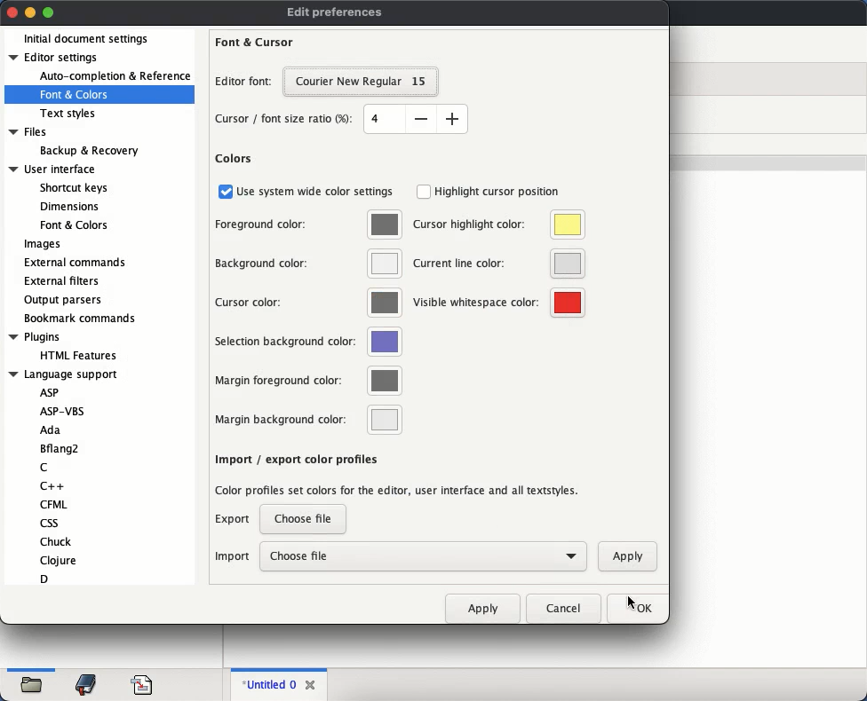 This screenshot has width=867, height=701. What do you see at coordinates (44, 579) in the screenshot?
I see `D` at bounding box center [44, 579].